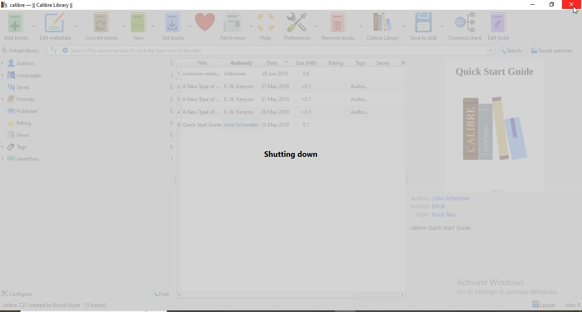 The height and width of the screenshot is (312, 582). Describe the element at coordinates (498, 26) in the screenshot. I see `Edit book` at that location.